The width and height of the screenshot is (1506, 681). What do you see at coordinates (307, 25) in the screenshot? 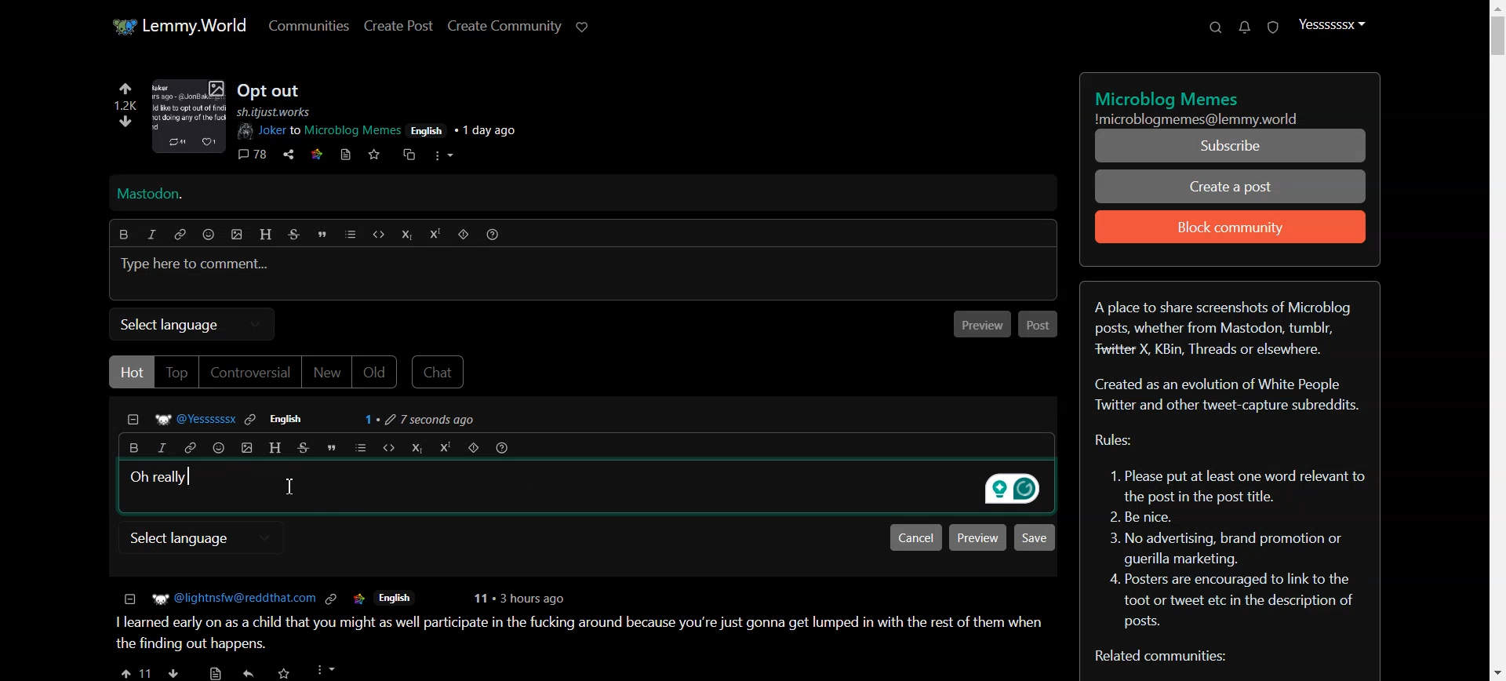
I see `Communities` at bounding box center [307, 25].